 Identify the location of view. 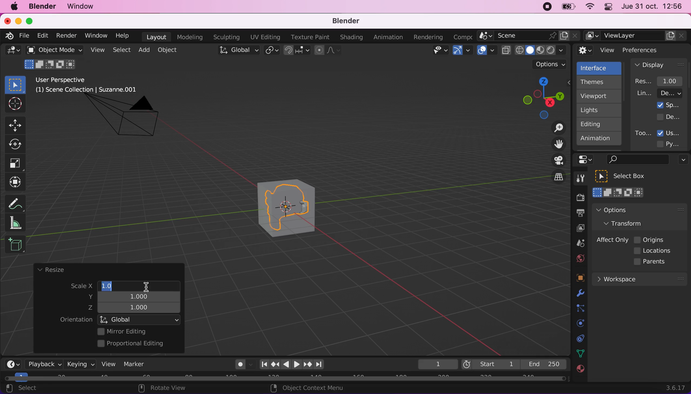
(596, 50).